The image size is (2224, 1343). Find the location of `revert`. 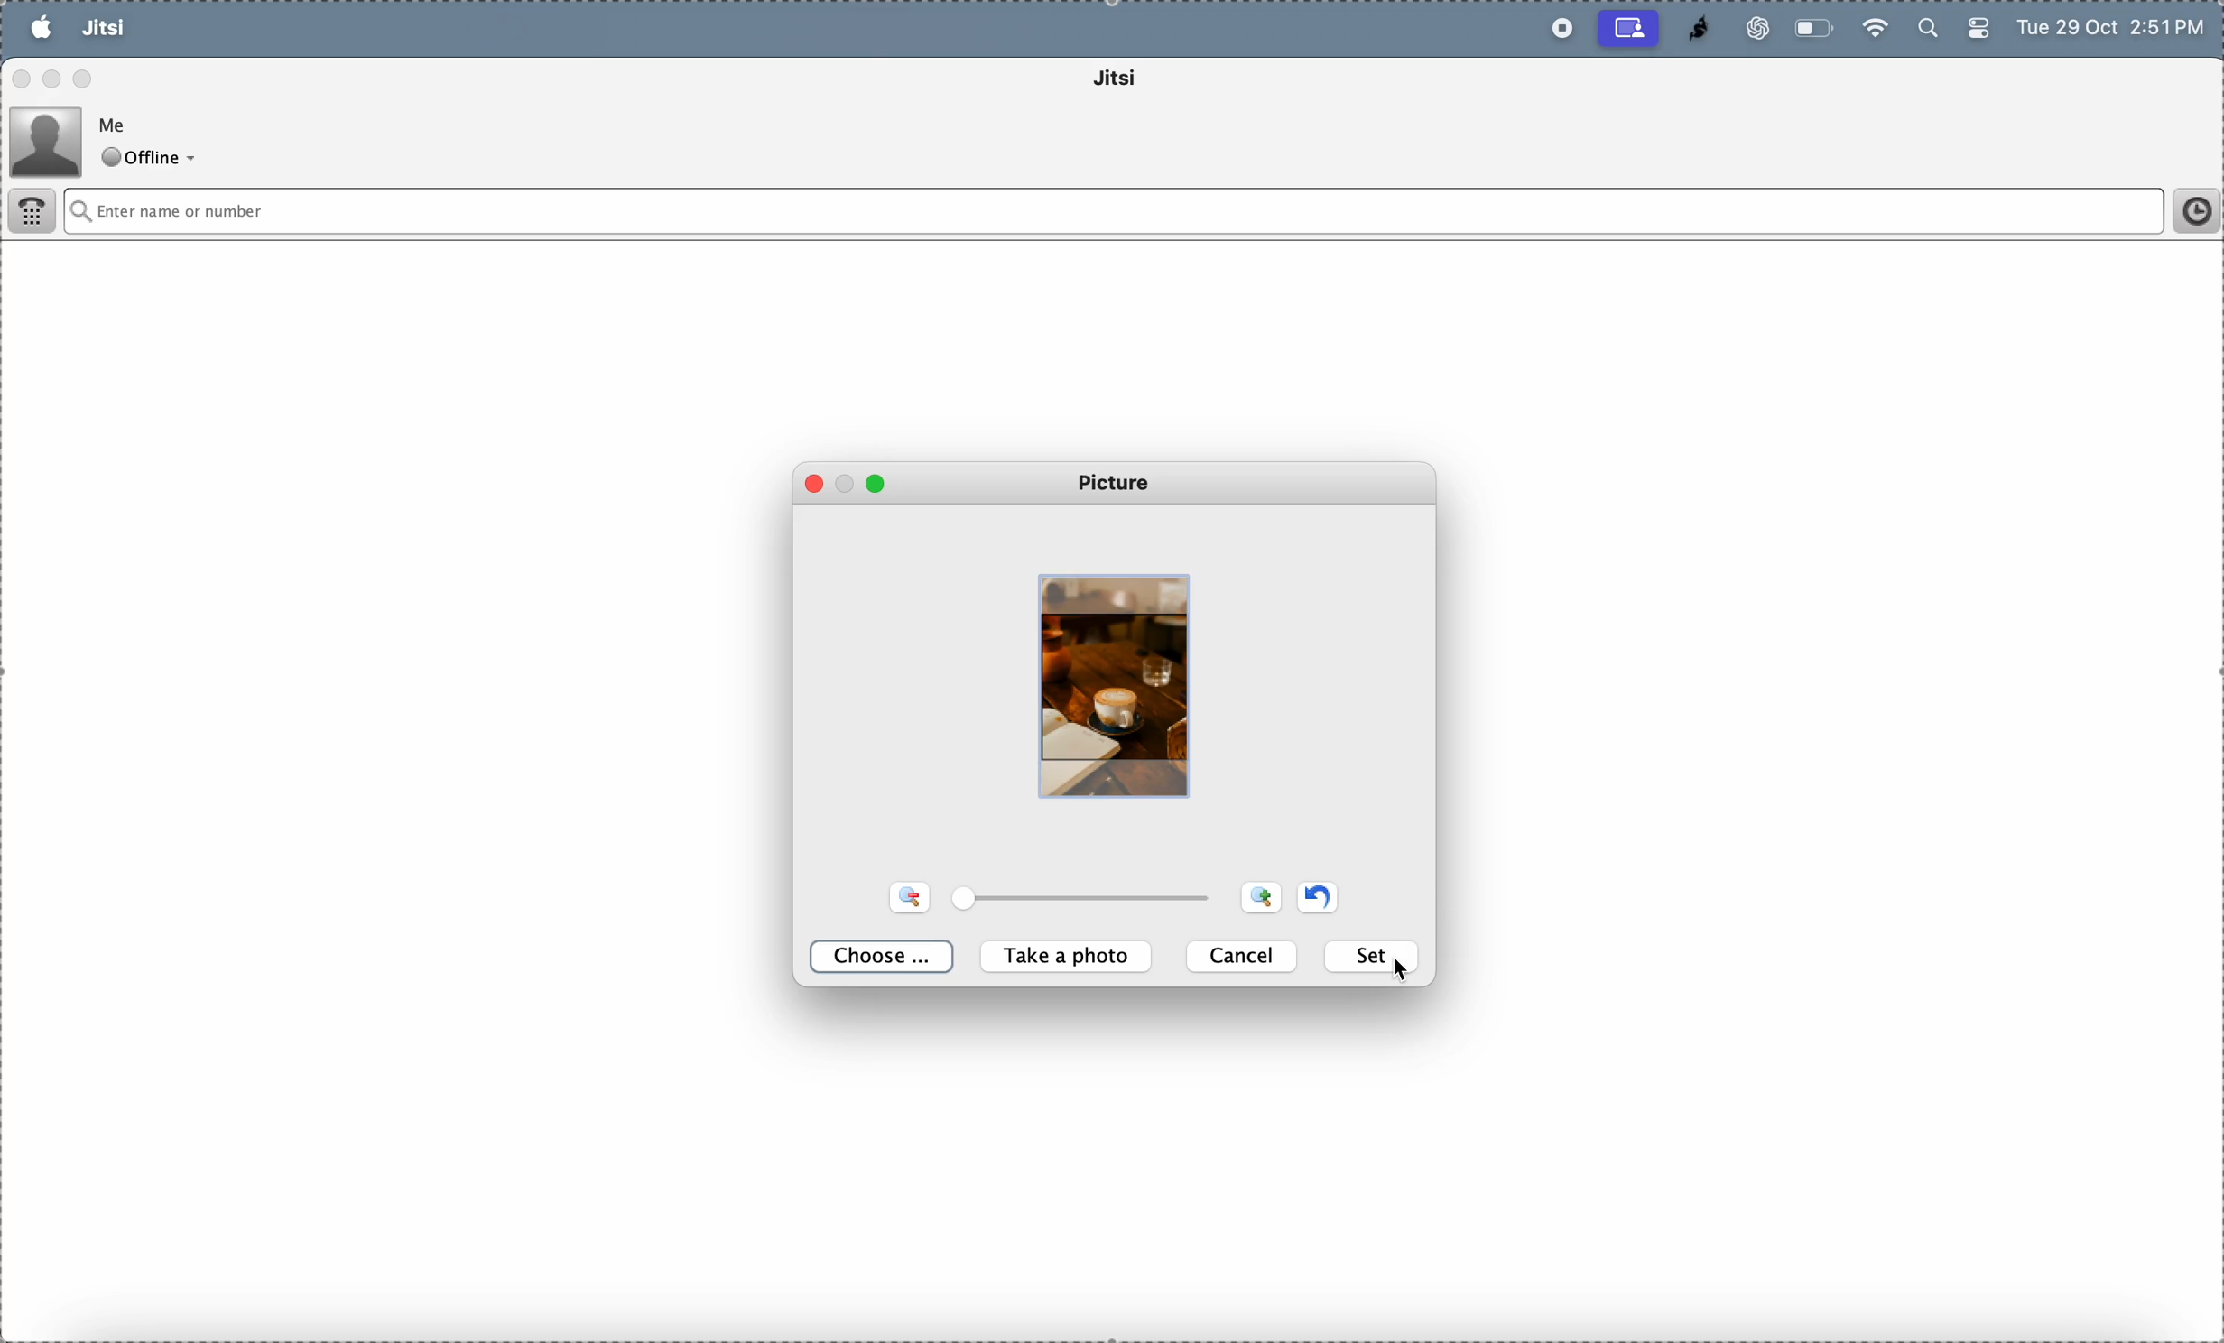

revert is located at coordinates (1317, 894).